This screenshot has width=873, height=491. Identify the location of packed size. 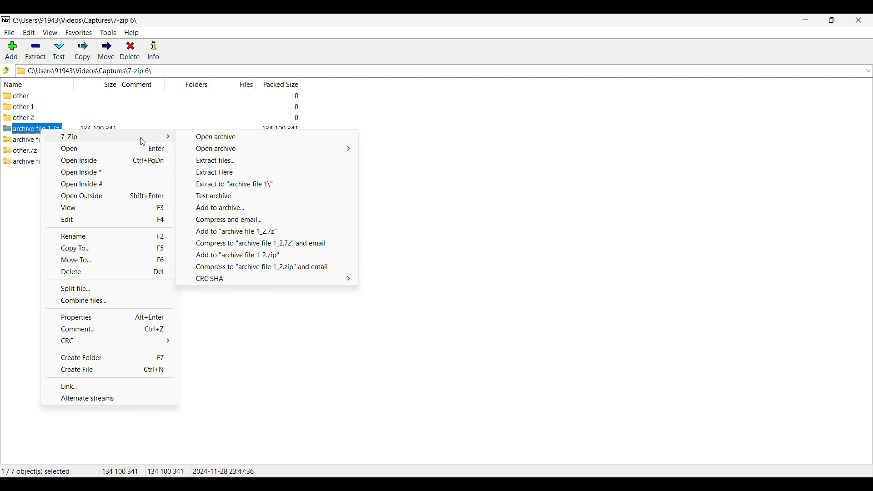
(294, 118).